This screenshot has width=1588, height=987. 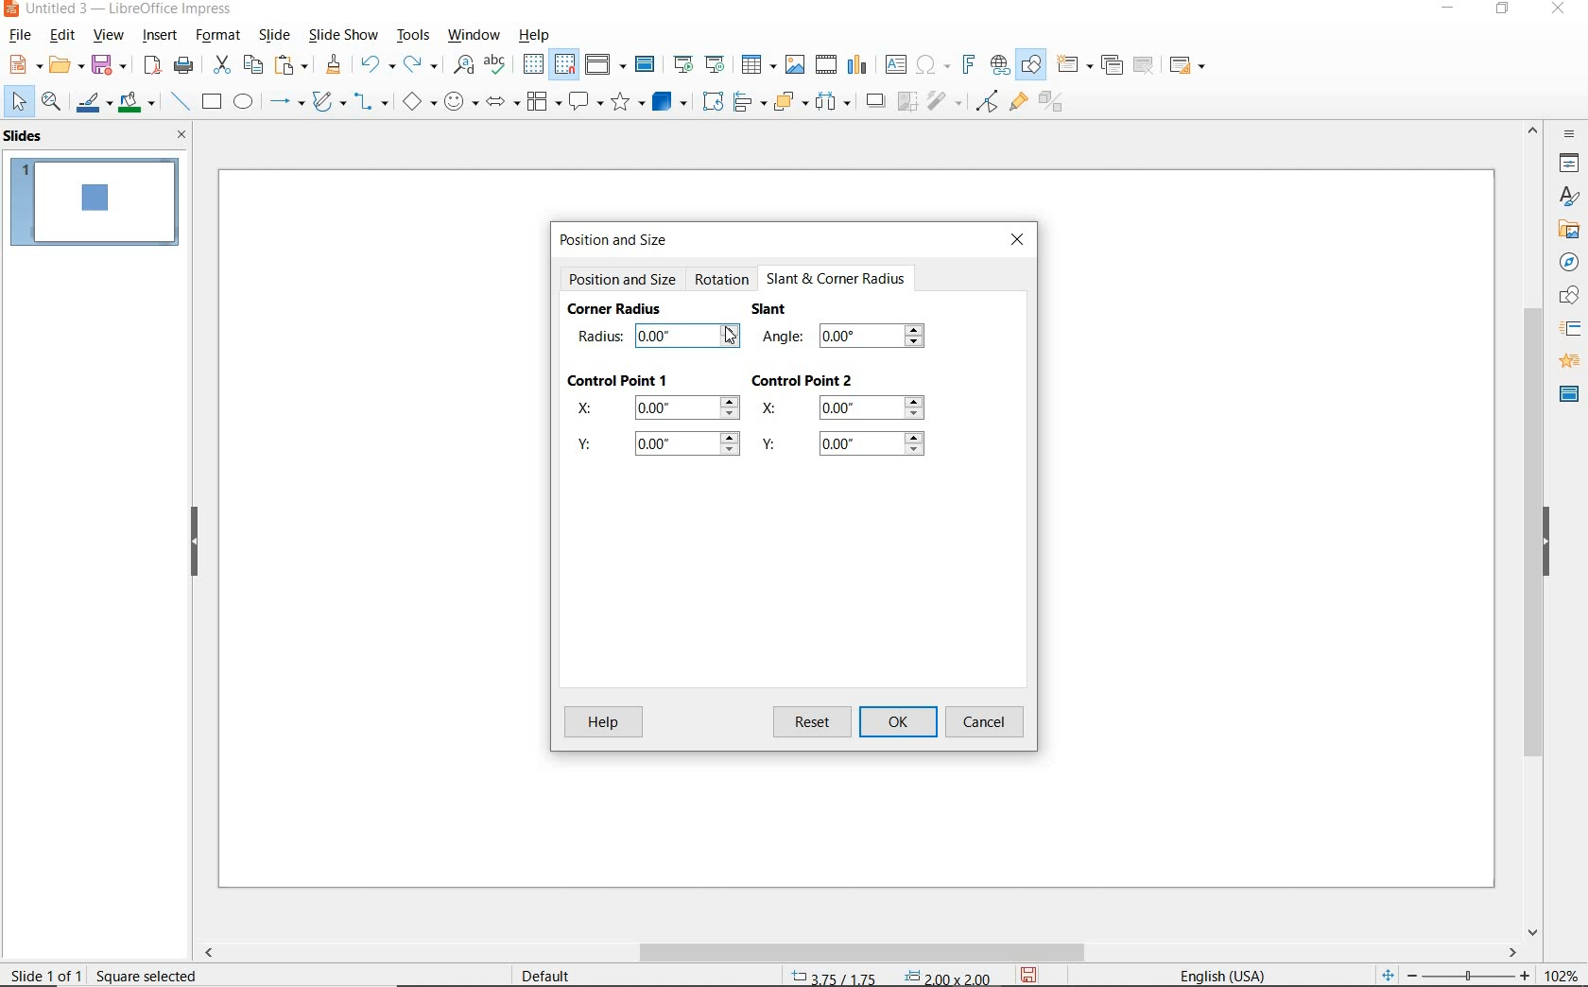 What do you see at coordinates (460, 68) in the screenshot?
I see `find and replace` at bounding box center [460, 68].